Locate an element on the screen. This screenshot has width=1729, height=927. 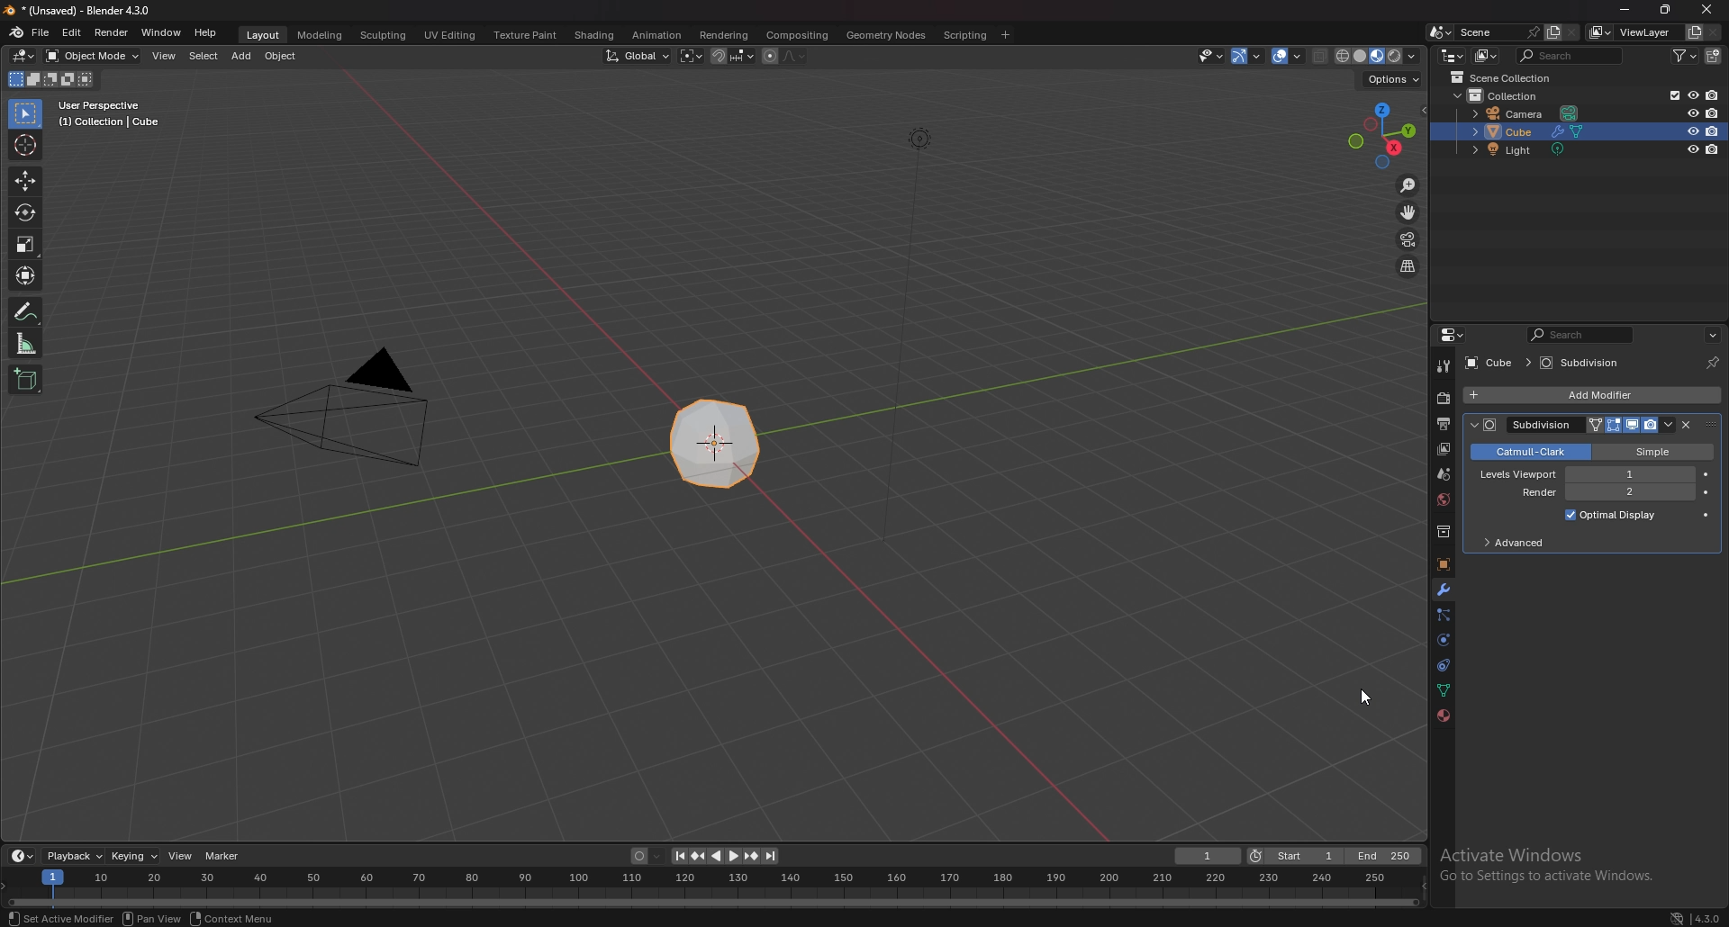
title is located at coordinates (77, 11).